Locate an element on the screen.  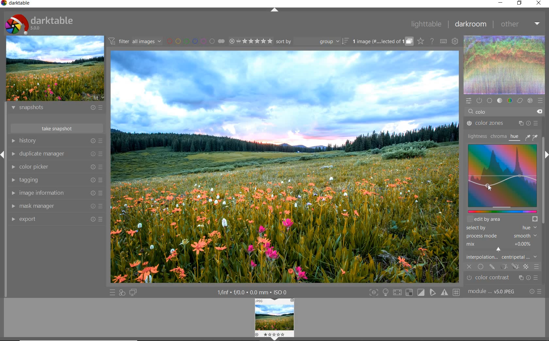
select by is located at coordinates (501, 228).